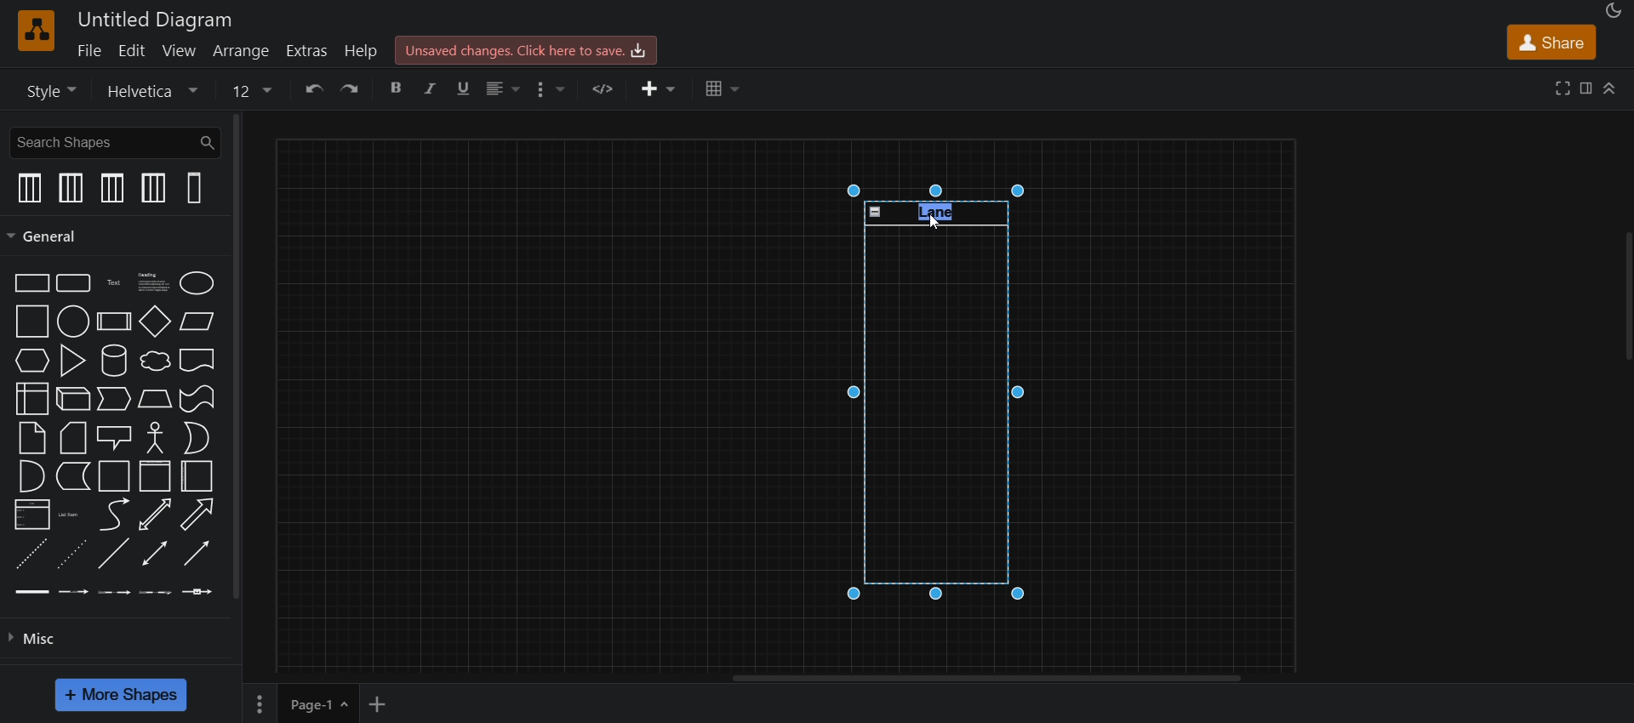 The width and height of the screenshot is (1634, 723). Describe the element at coordinates (255, 89) in the screenshot. I see `font size` at that location.